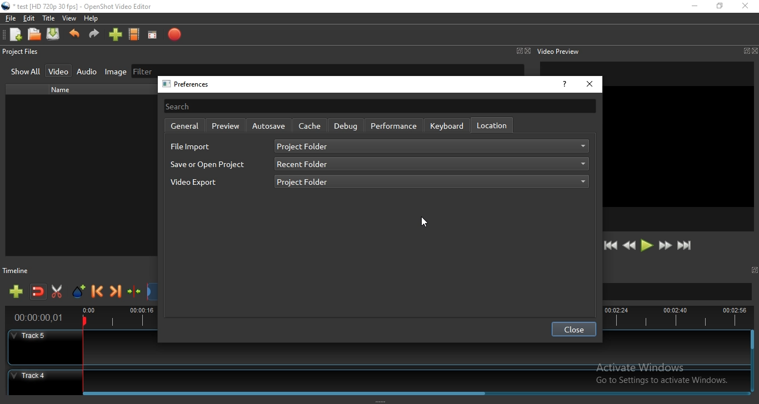  Describe the element at coordinates (38, 292) in the screenshot. I see `Disable snapping` at that location.